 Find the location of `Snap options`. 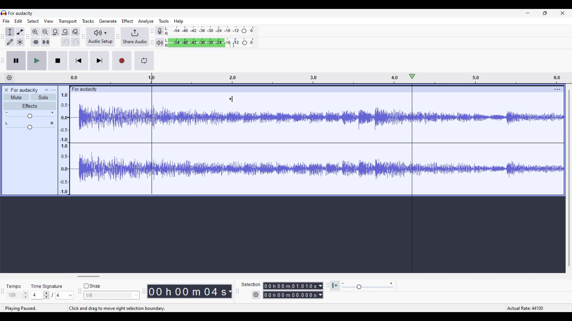

Snap options is located at coordinates (112, 295).